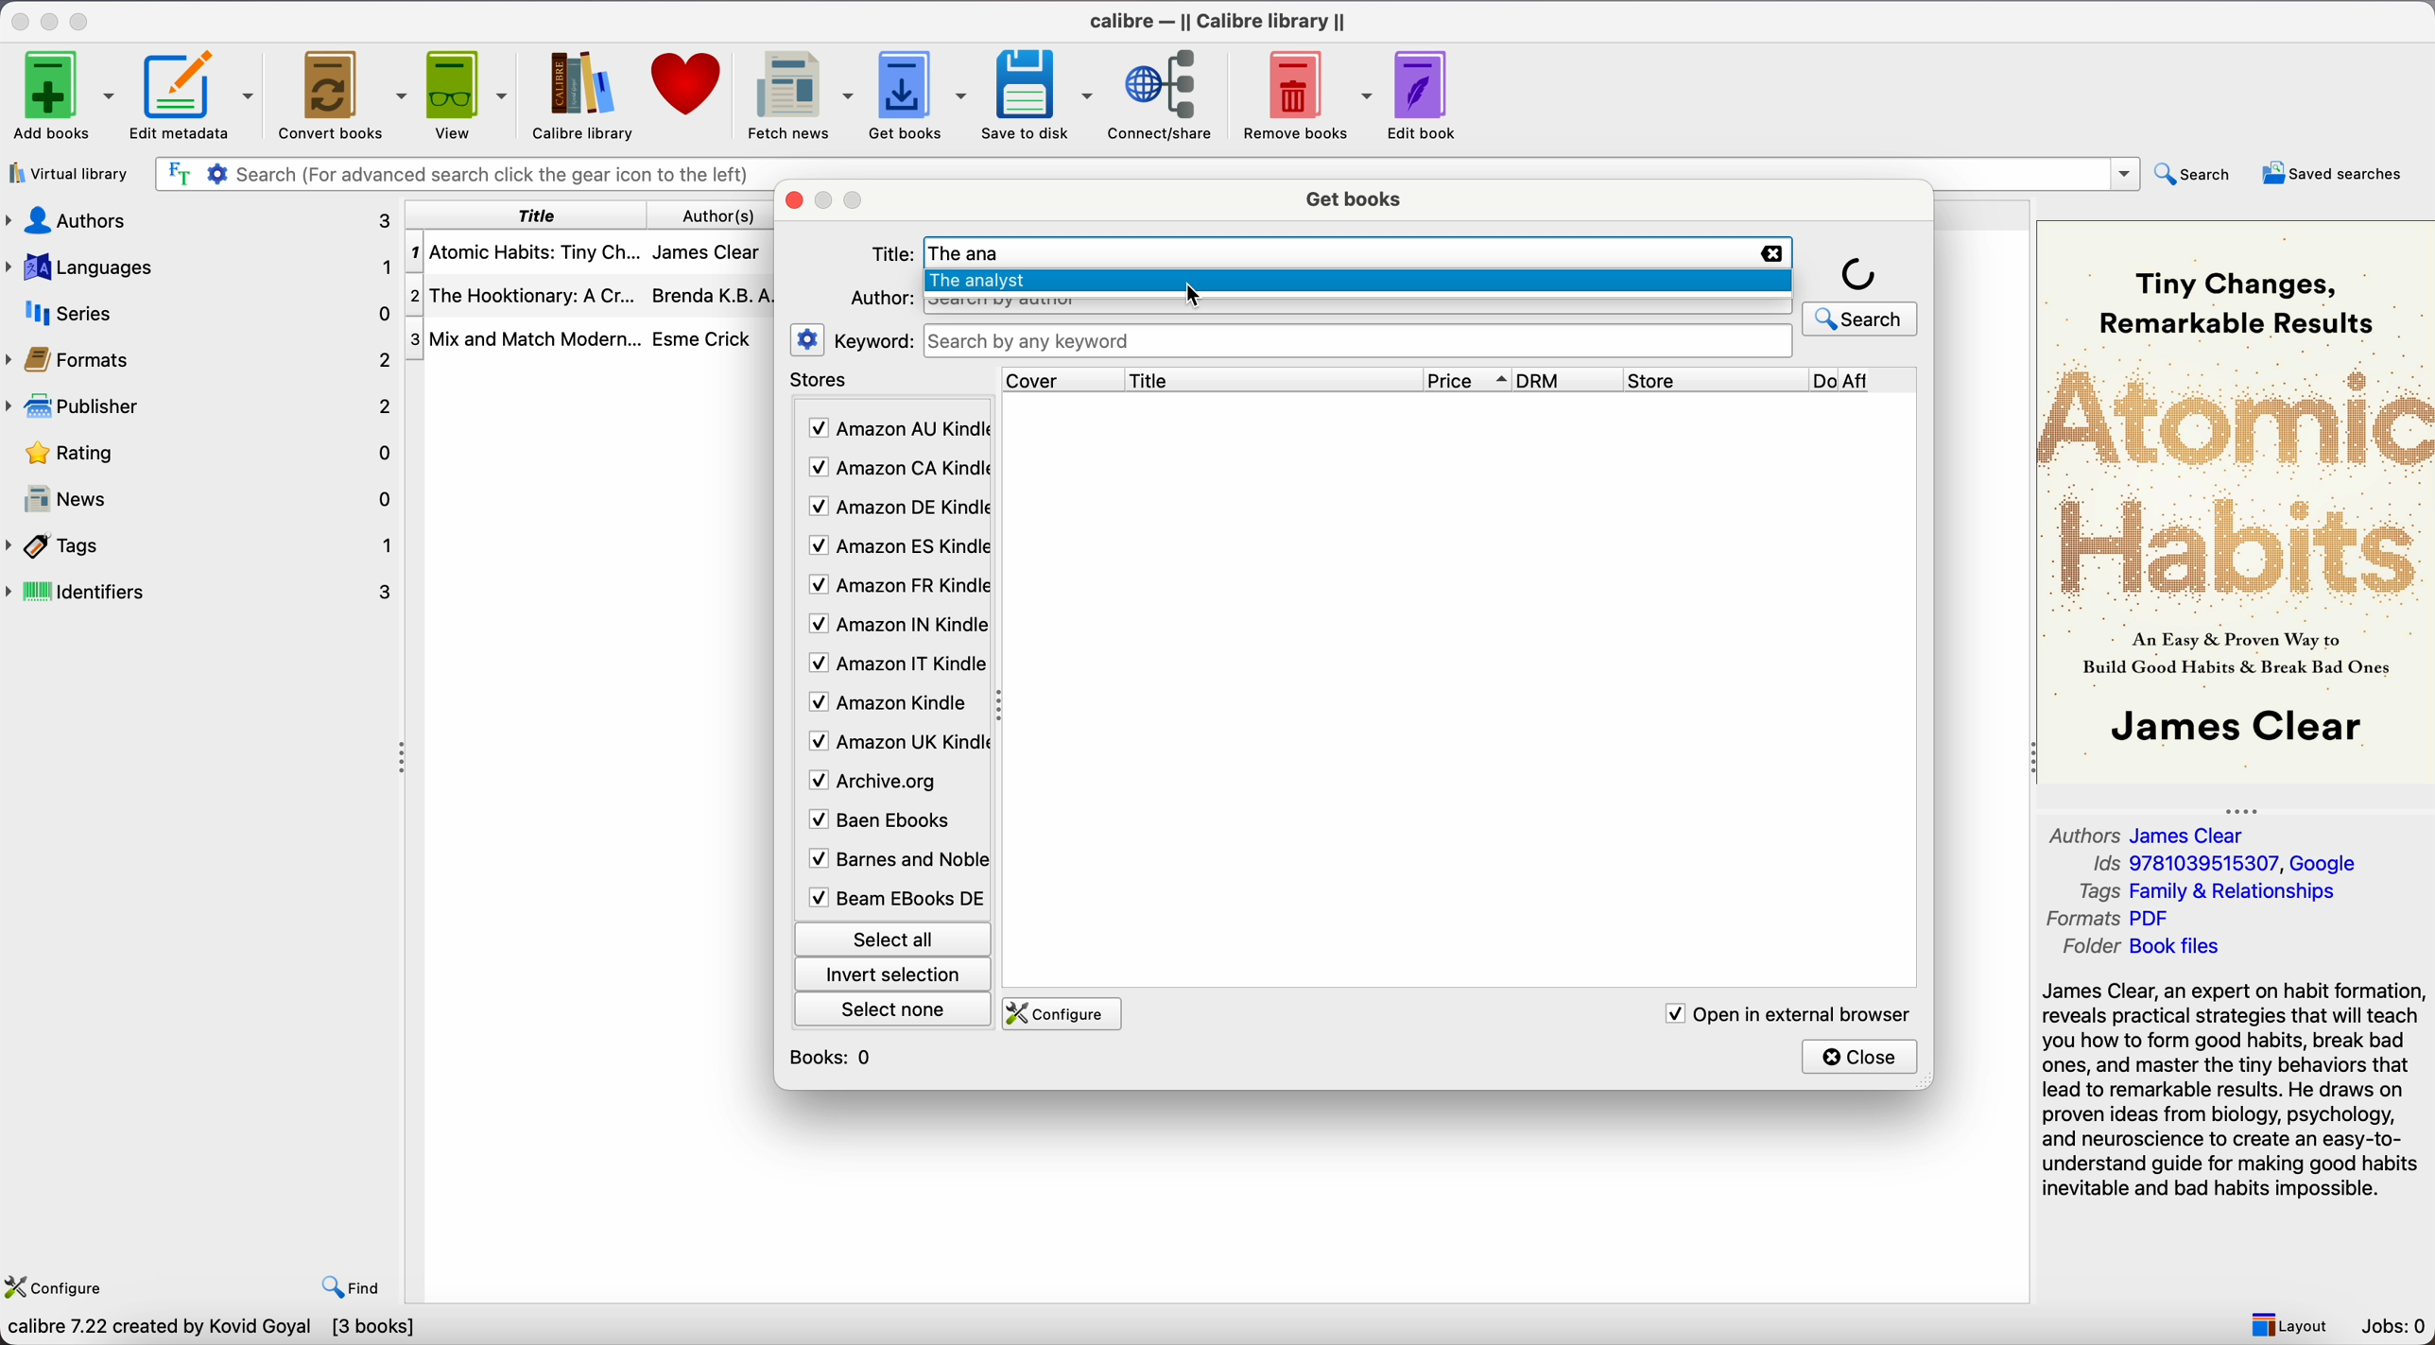 The height and width of the screenshot is (1345, 2435). I want to click on Do Aff, so click(1864, 381).